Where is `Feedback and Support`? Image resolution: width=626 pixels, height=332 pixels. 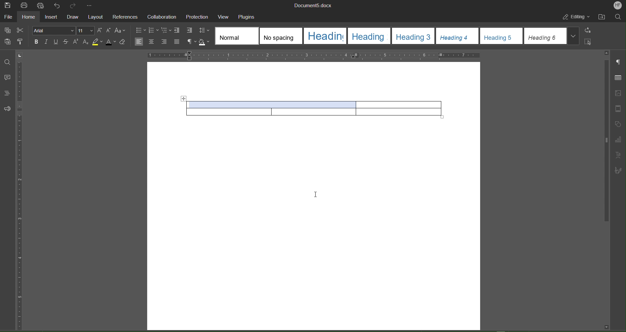
Feedback and Support is located at coordinates (8, 109).